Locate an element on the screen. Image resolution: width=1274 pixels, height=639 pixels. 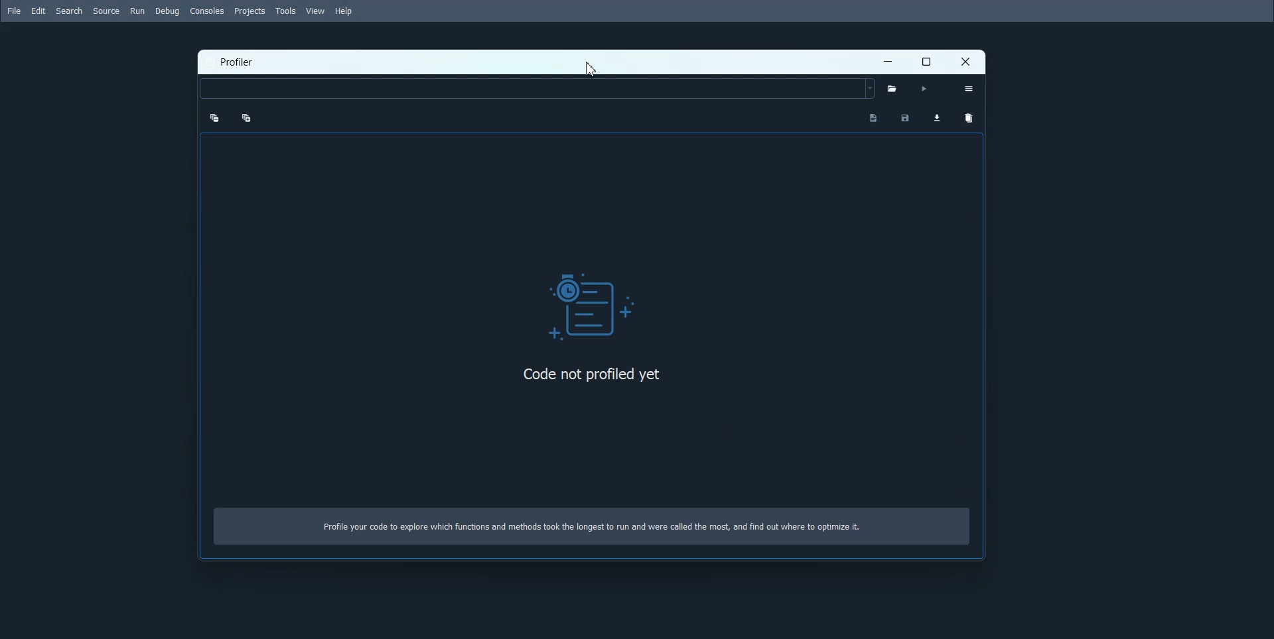
Edit is located at coordinates (38, 11).